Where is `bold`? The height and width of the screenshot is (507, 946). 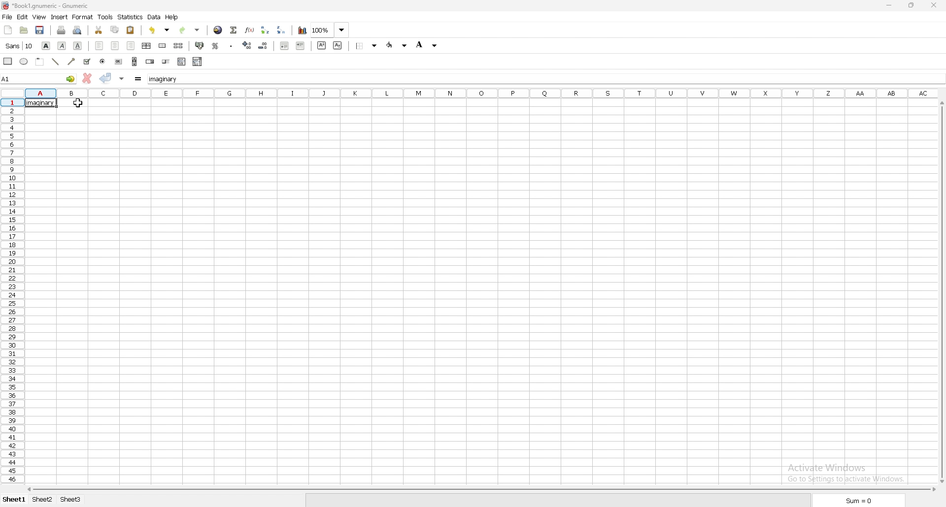 bold is located at coordinates (47, 45).